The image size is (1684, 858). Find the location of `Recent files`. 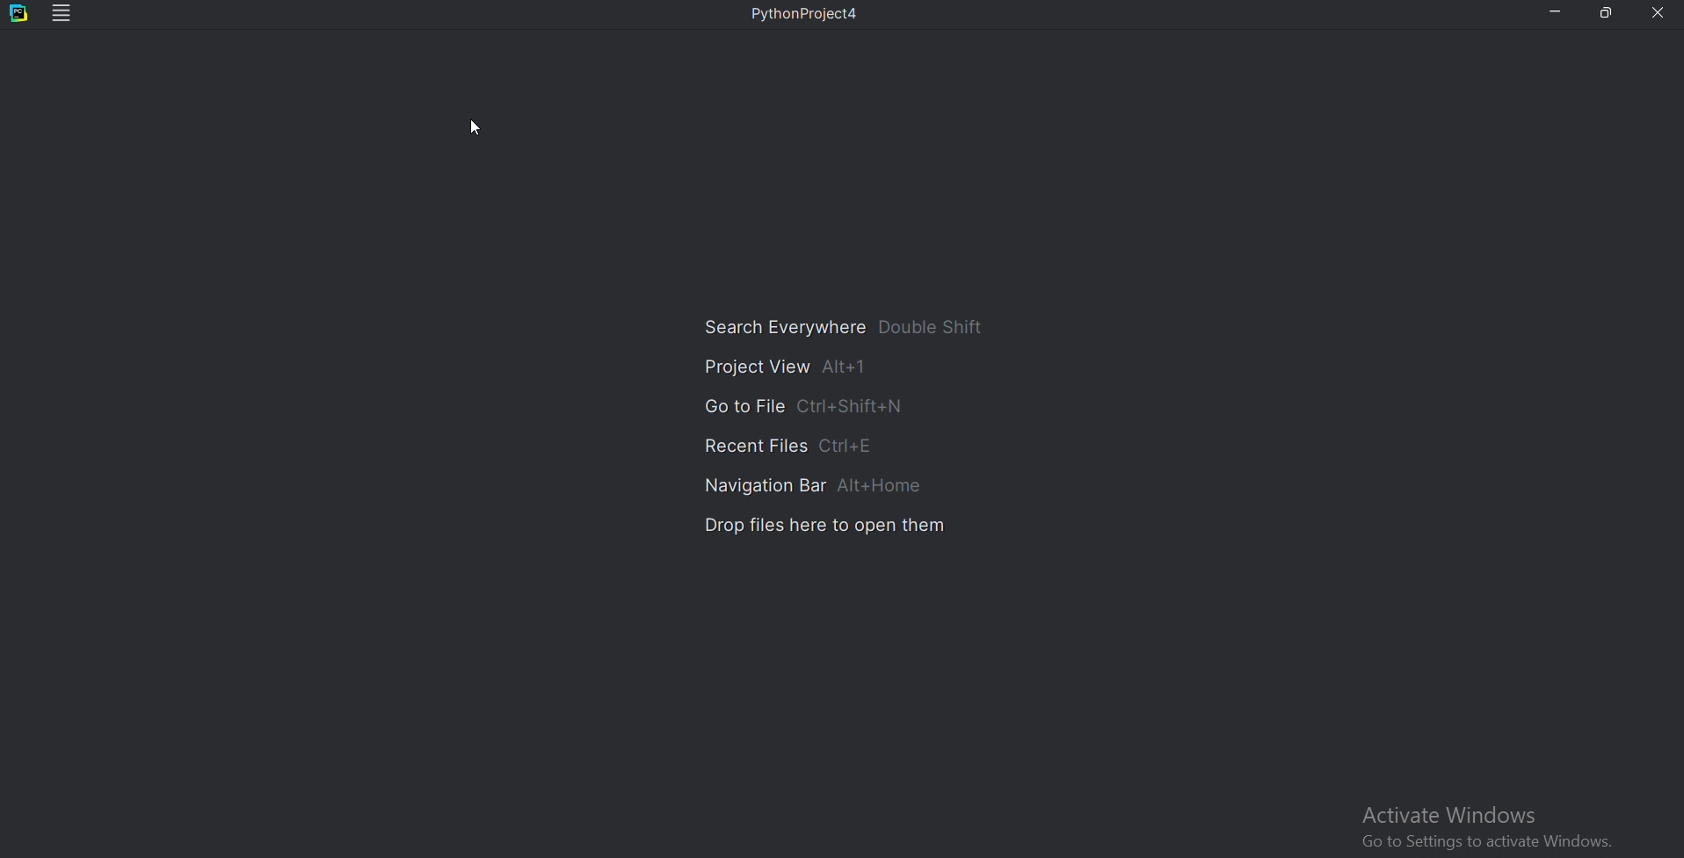

Recent files is located at coordinates (780, 442).